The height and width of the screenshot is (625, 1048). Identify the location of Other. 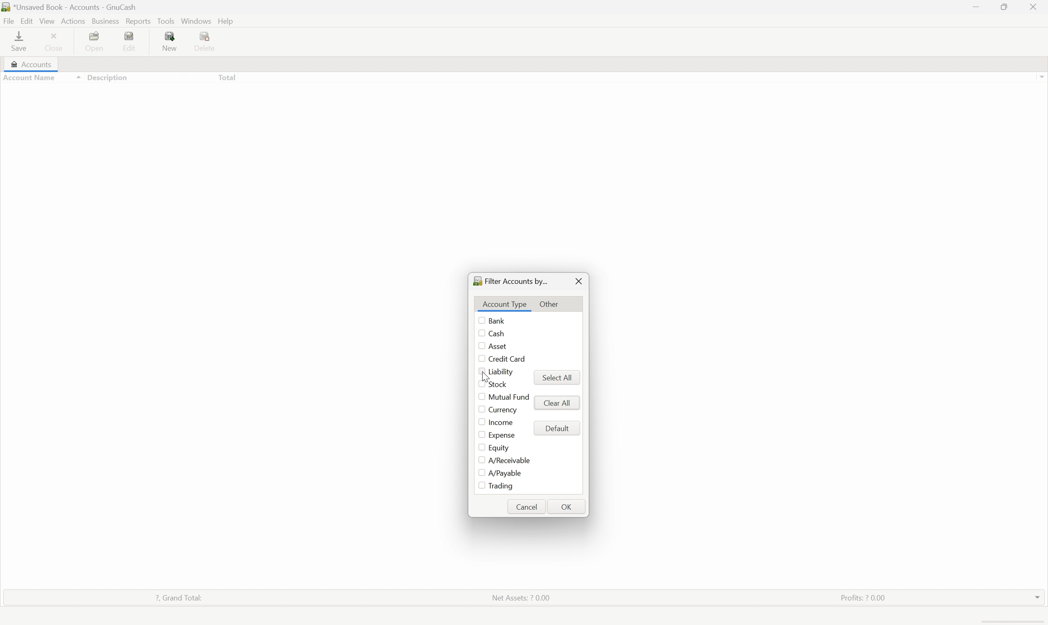
(550, 304).